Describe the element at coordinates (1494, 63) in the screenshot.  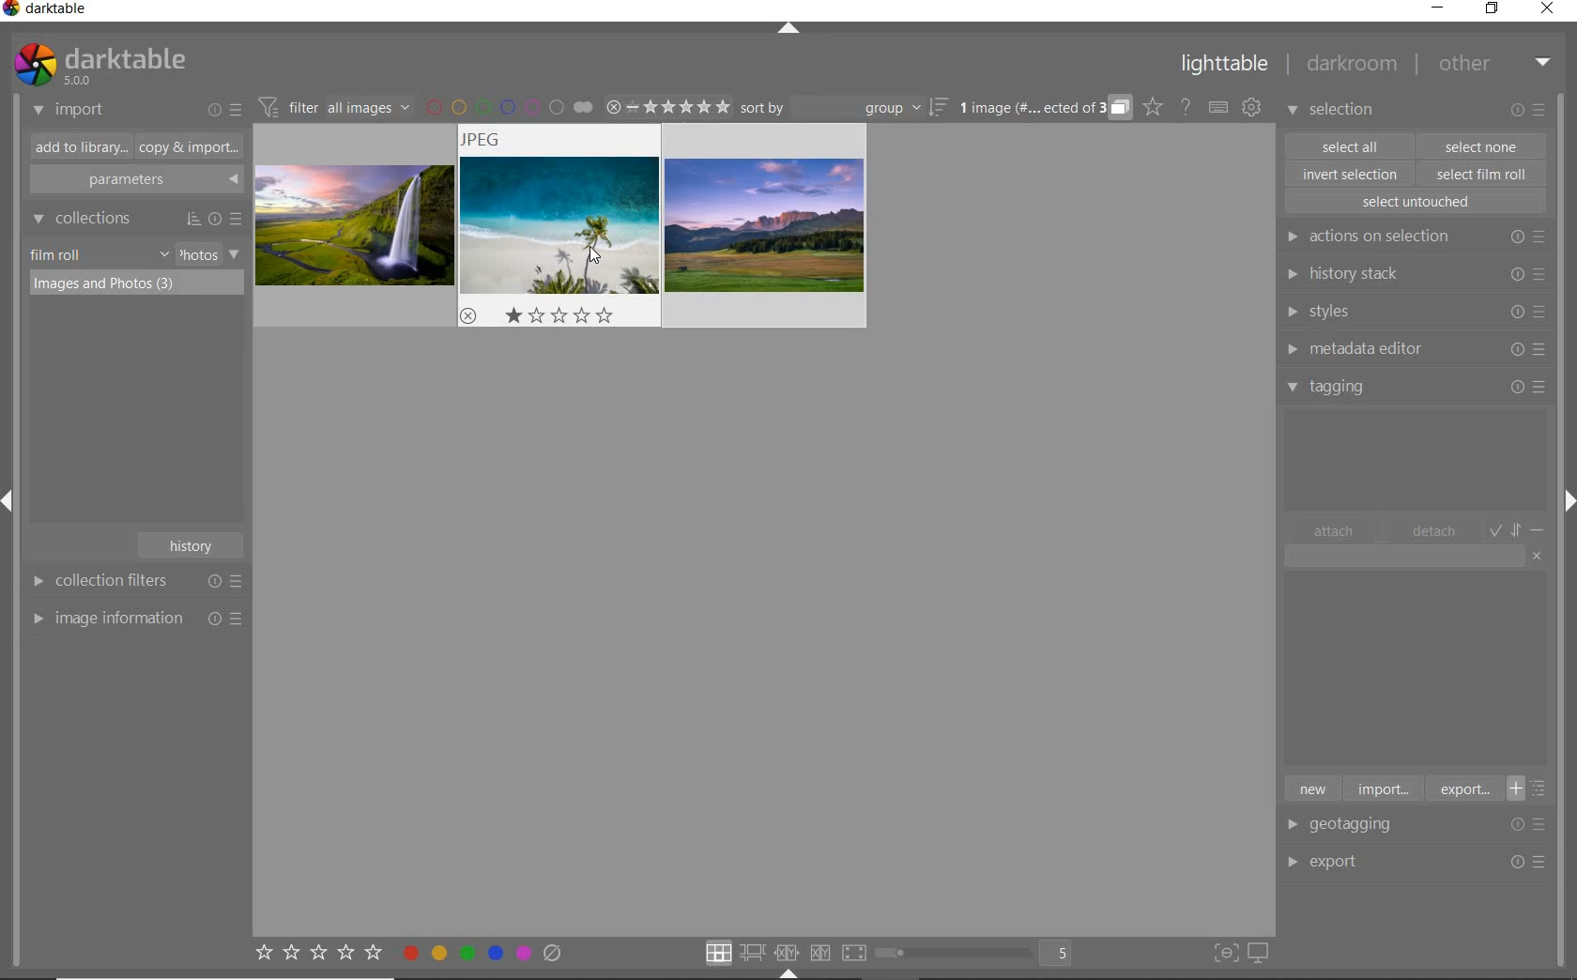
I see `other` at that location.